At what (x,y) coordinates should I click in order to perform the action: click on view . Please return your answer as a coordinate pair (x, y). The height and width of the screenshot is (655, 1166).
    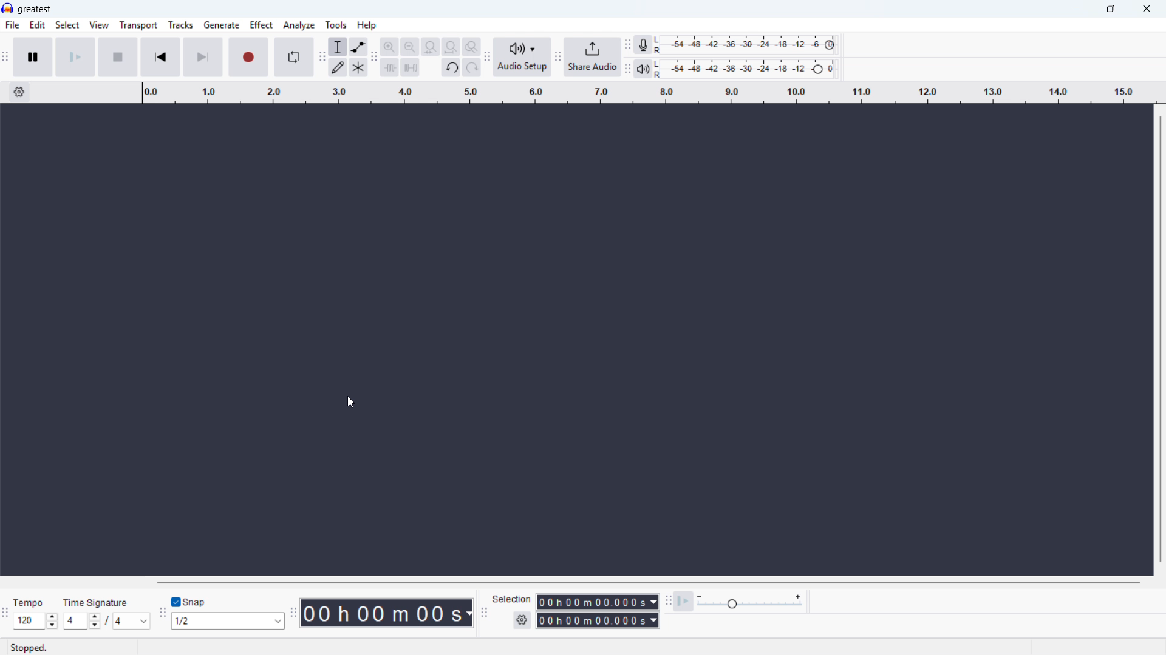
    Looking at the image, I should click on (99, 24).